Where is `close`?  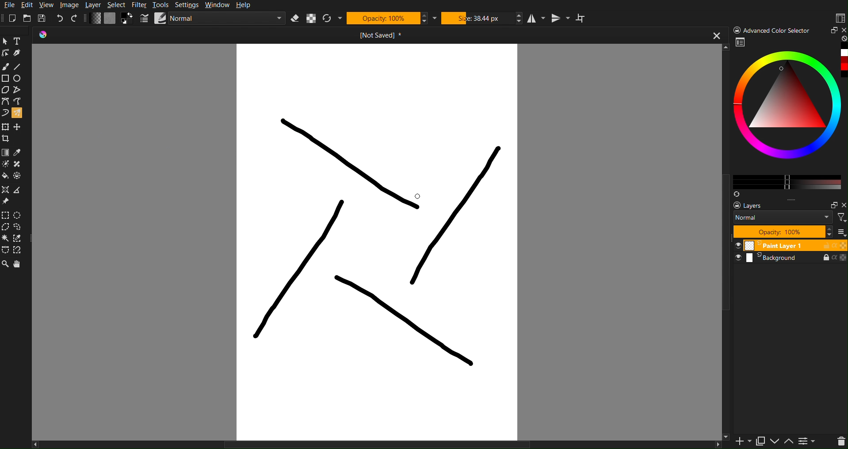
close is located at coordinates (715, 36).